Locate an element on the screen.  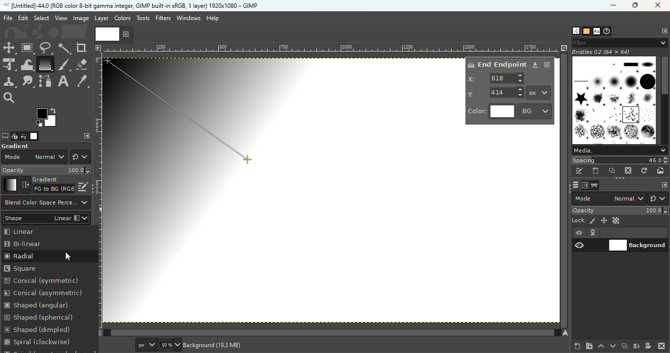
Colors is located at coordinates (122, 18).